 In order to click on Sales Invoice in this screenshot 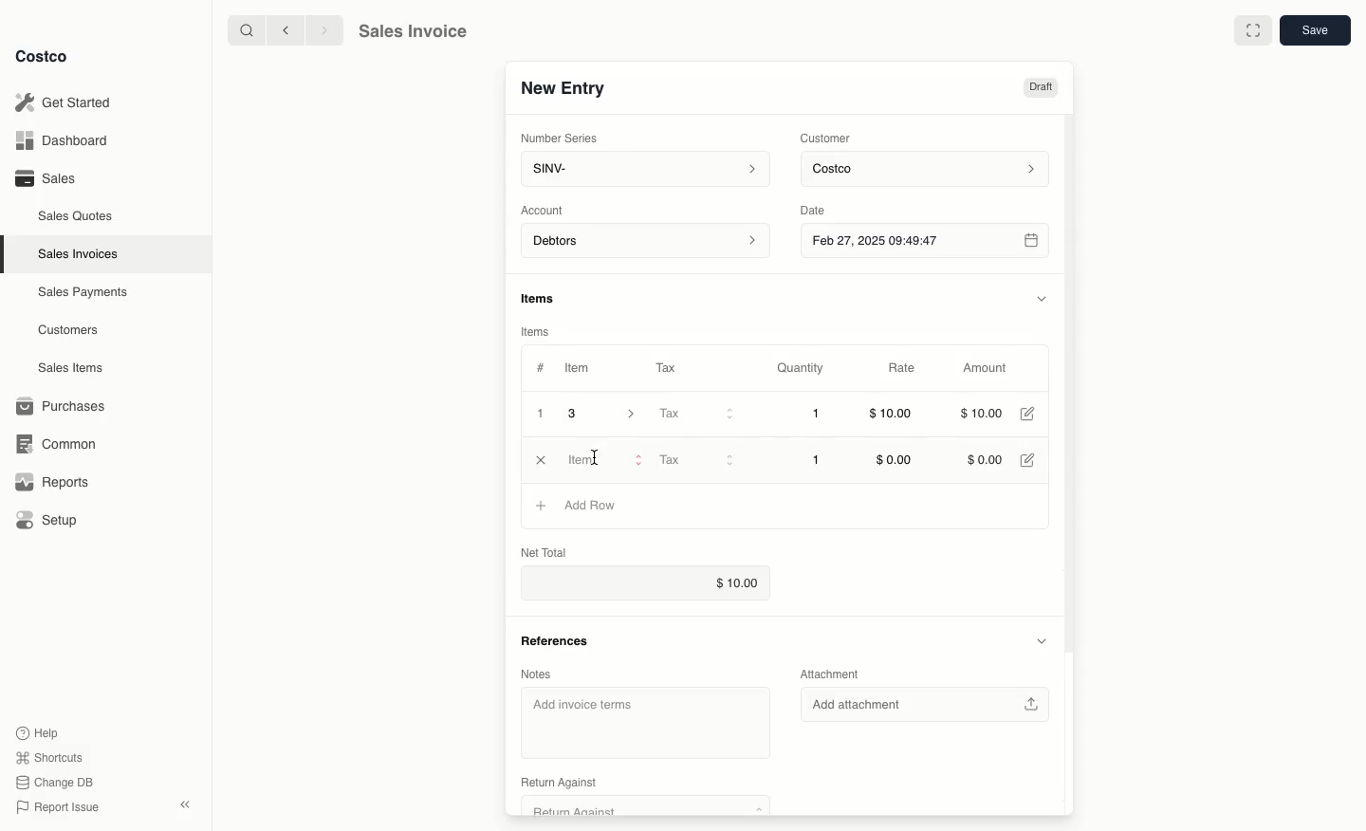, I will do `click(412, 31)`.